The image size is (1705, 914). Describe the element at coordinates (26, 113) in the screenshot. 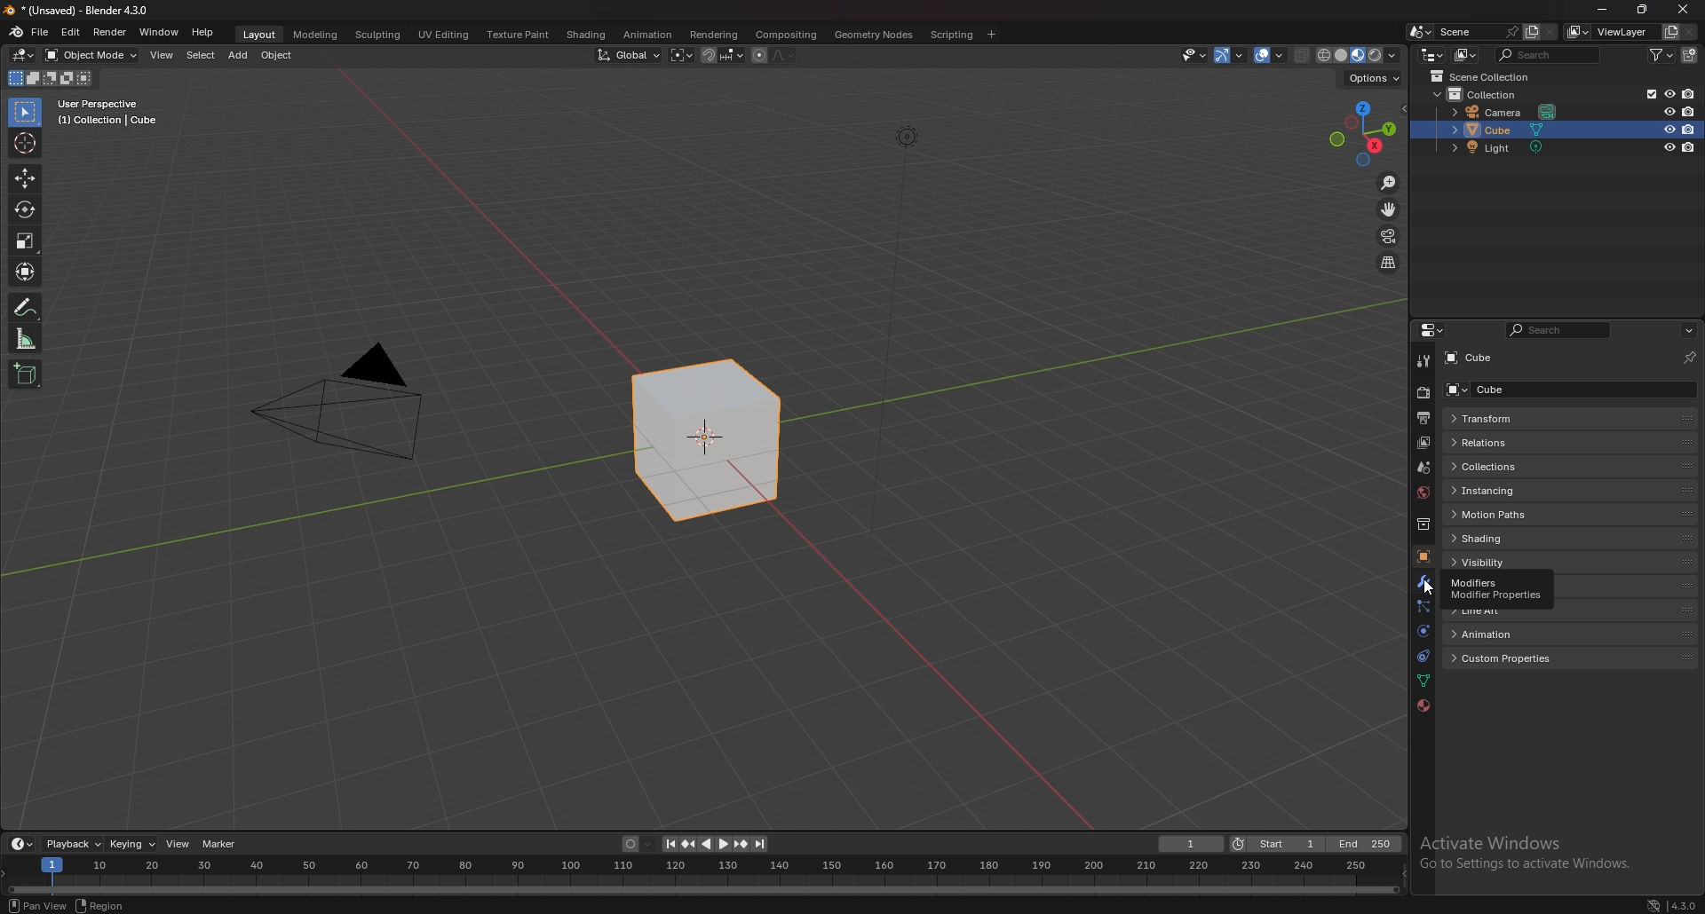

I see `selector` at that location.